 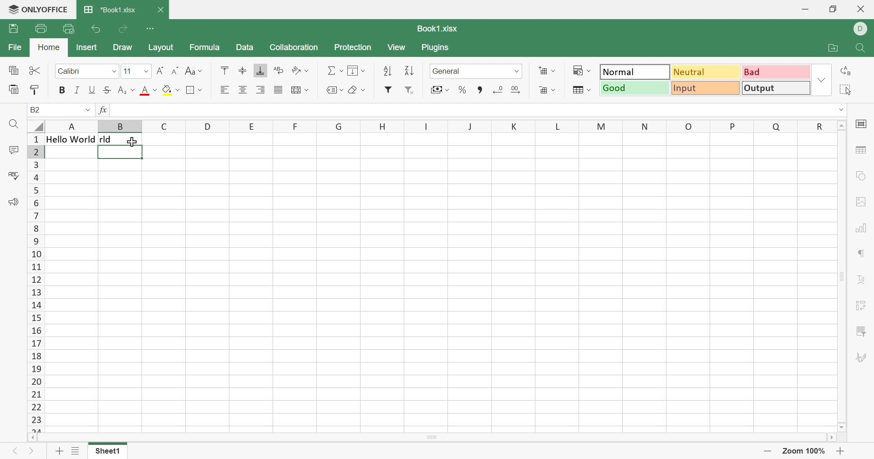 What do you see at coordinates (297, 71) in the screenshot?
I see `Orientation` at bounding box center [297, 71].